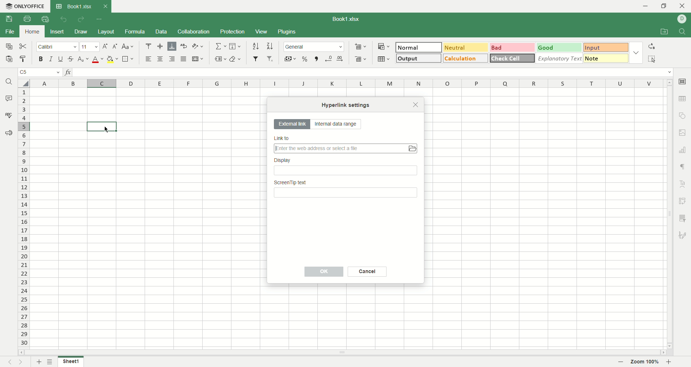  What do you see at coordinates (668, 214) in the screenshot?
I see `vertical scroll bar` at bounding box center [668, 214].